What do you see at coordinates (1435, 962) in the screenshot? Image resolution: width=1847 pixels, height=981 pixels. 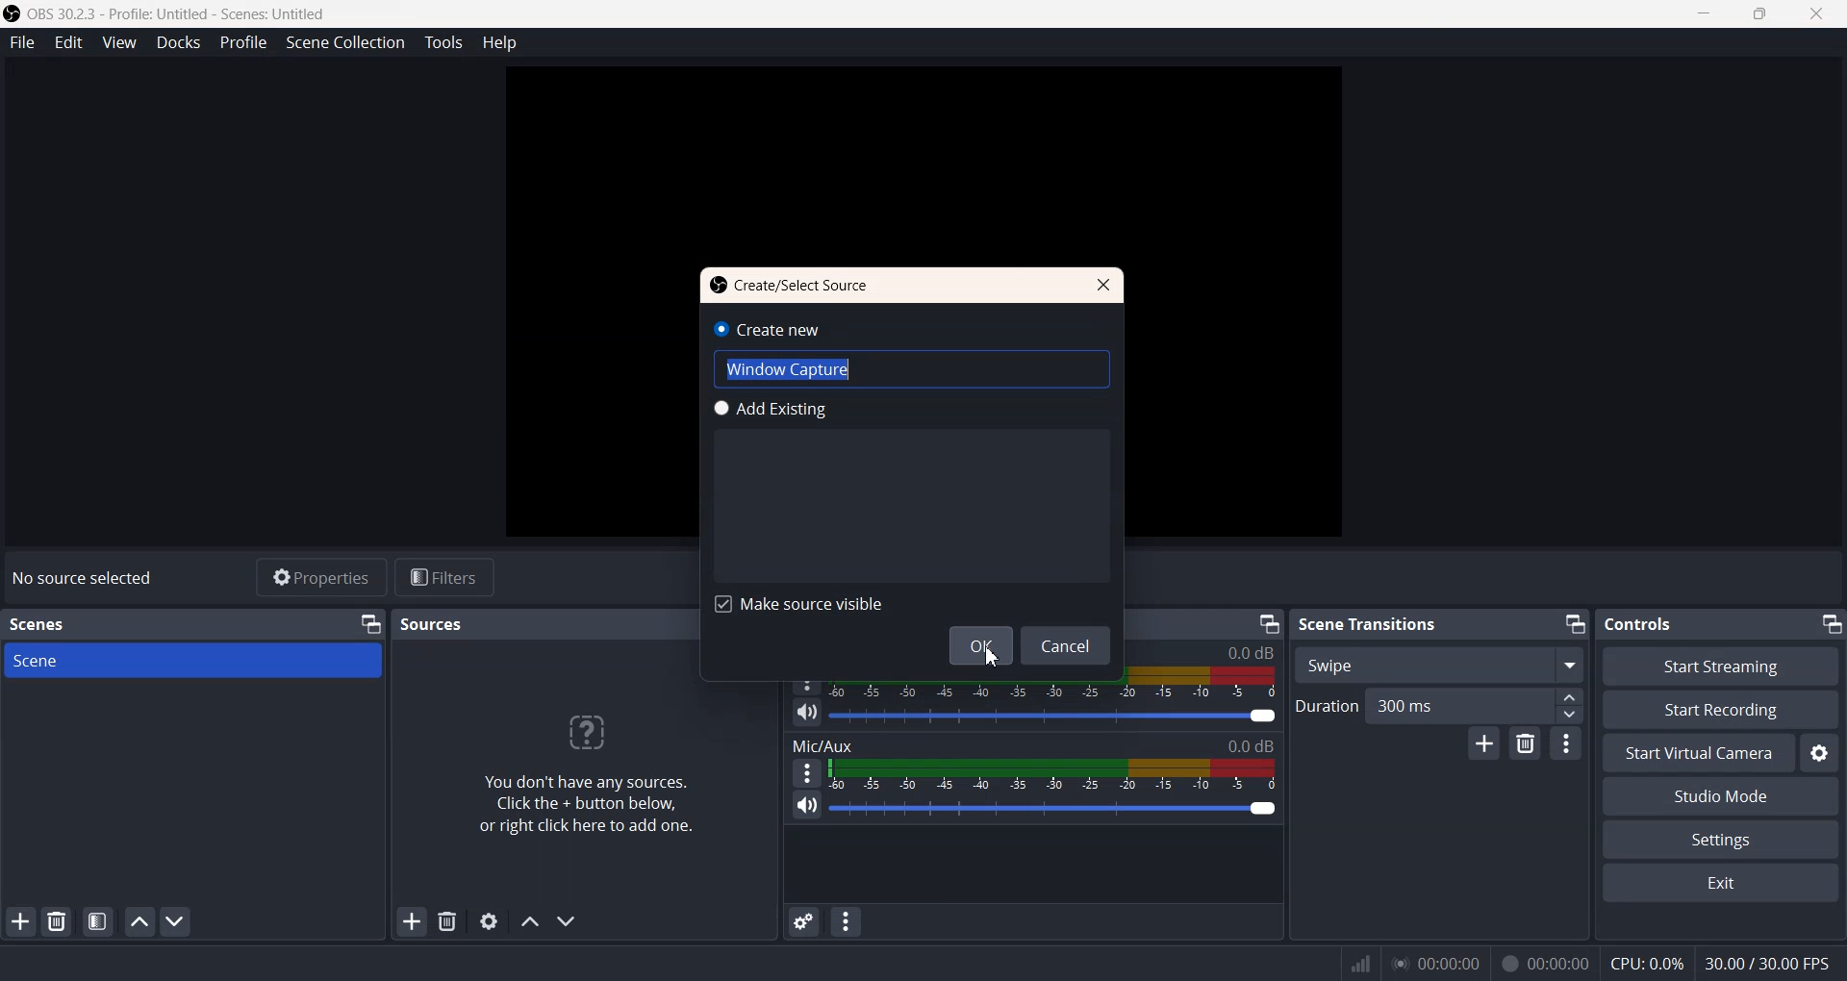 I see `00:00:00` at bounding box center [1435, 962].